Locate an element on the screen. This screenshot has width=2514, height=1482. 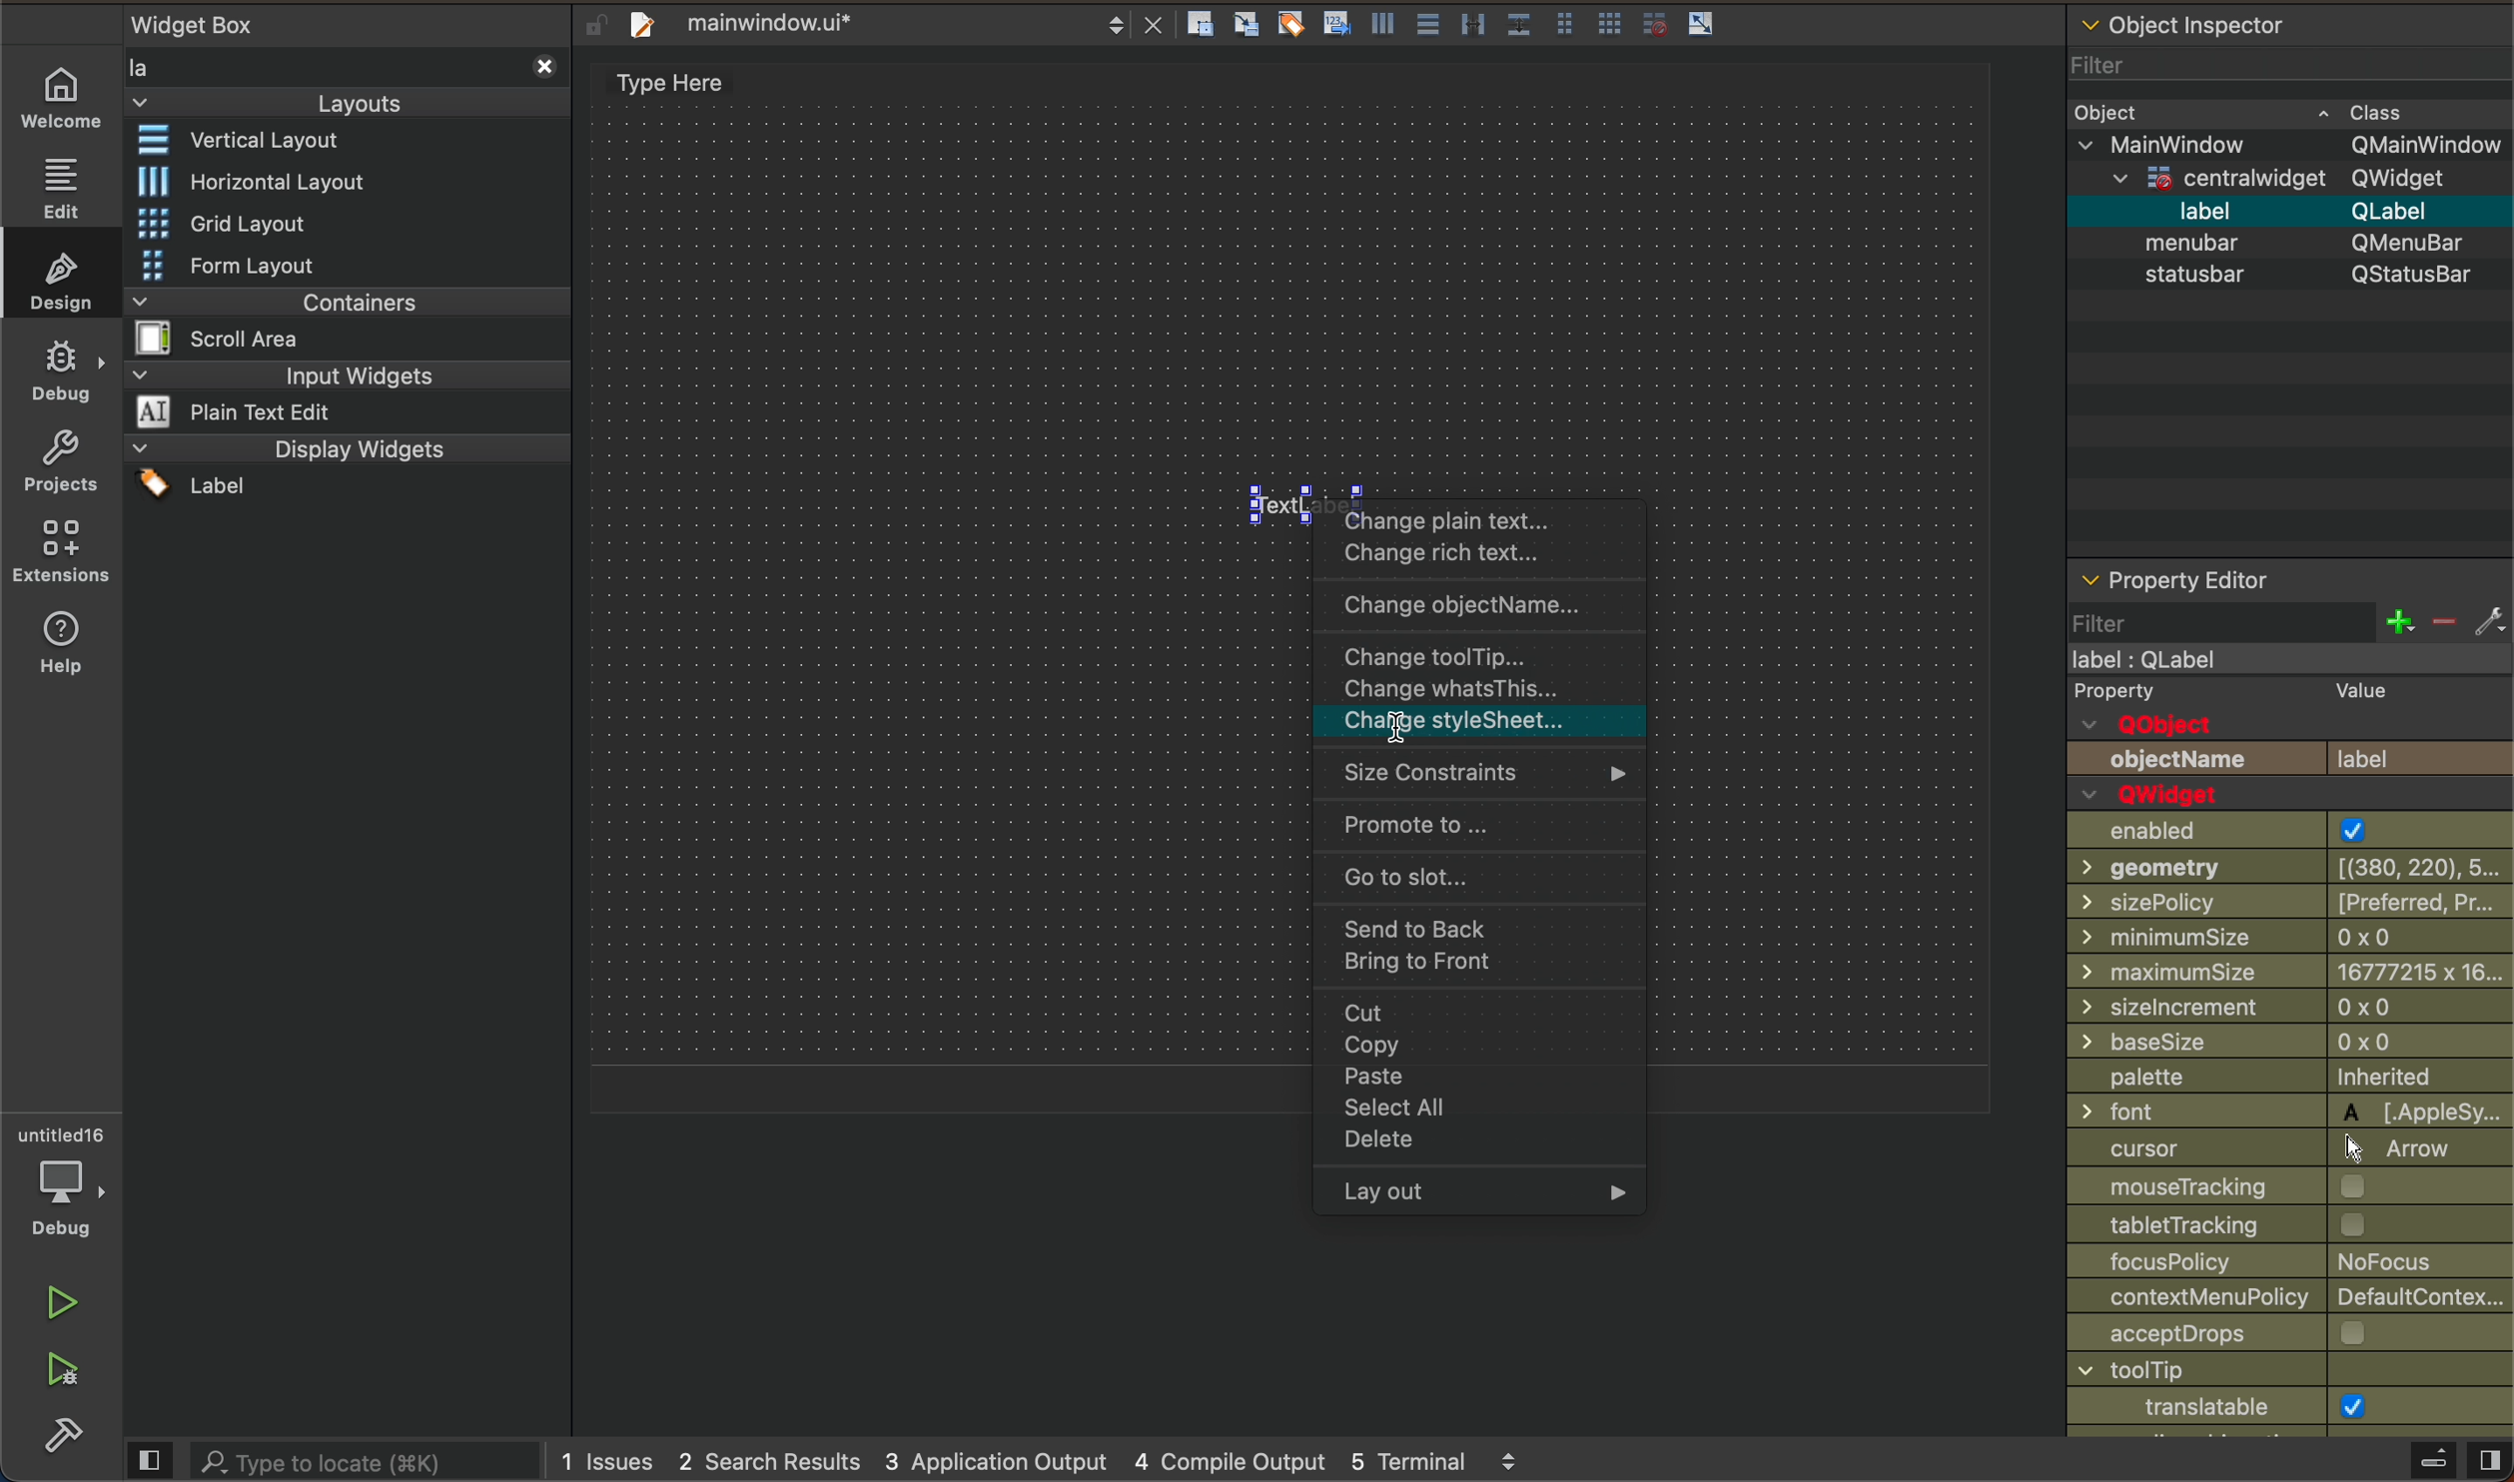
tooltip is located at coordinates (1479, 658).